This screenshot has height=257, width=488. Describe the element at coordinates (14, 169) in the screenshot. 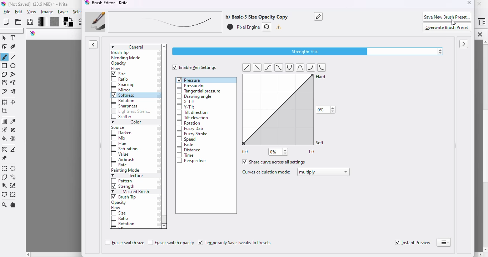

I see `elliptical selection tool` at that location.